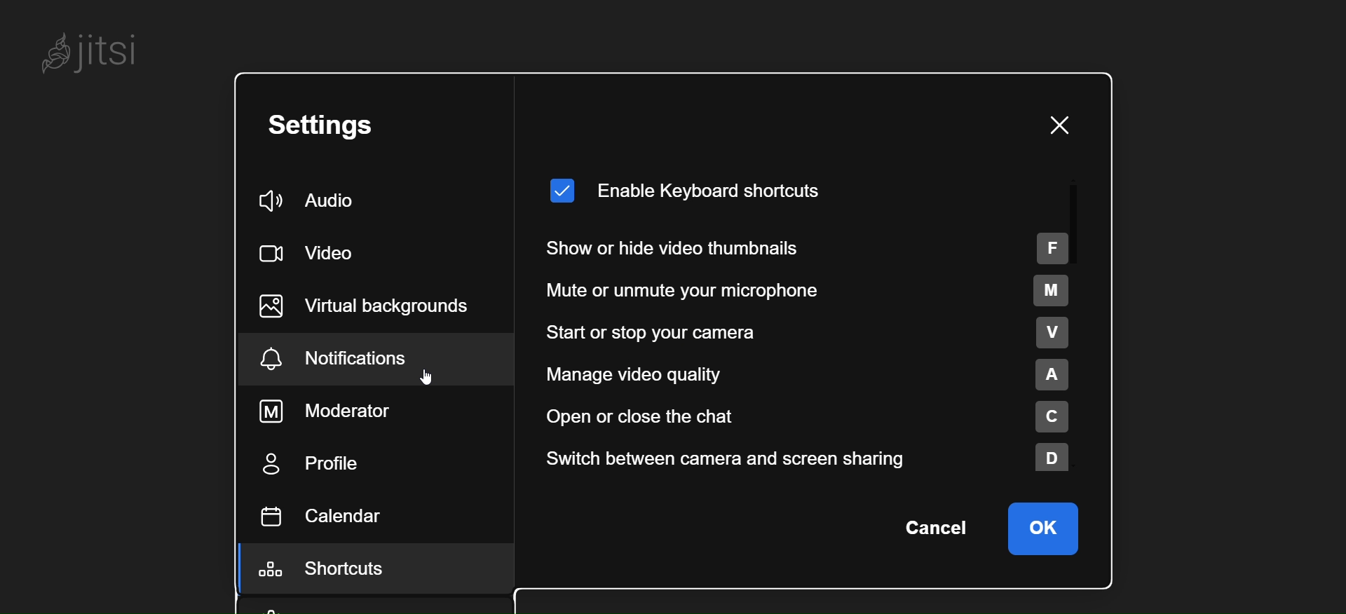 The height and width of the screenshot is (614, 1346). Describe the element at coordinates (806, 374) in the screenshot. I see `manage video quality` at that location.